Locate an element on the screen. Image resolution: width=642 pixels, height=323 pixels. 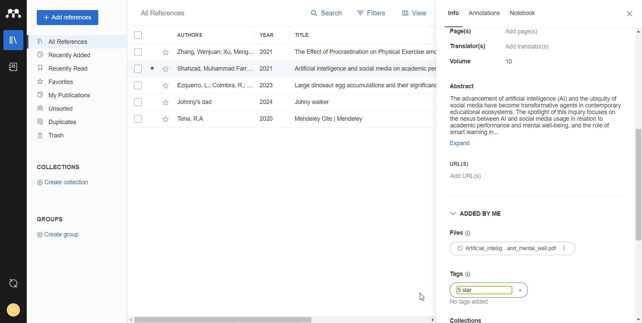
Info is located at coordinates (453, 17).